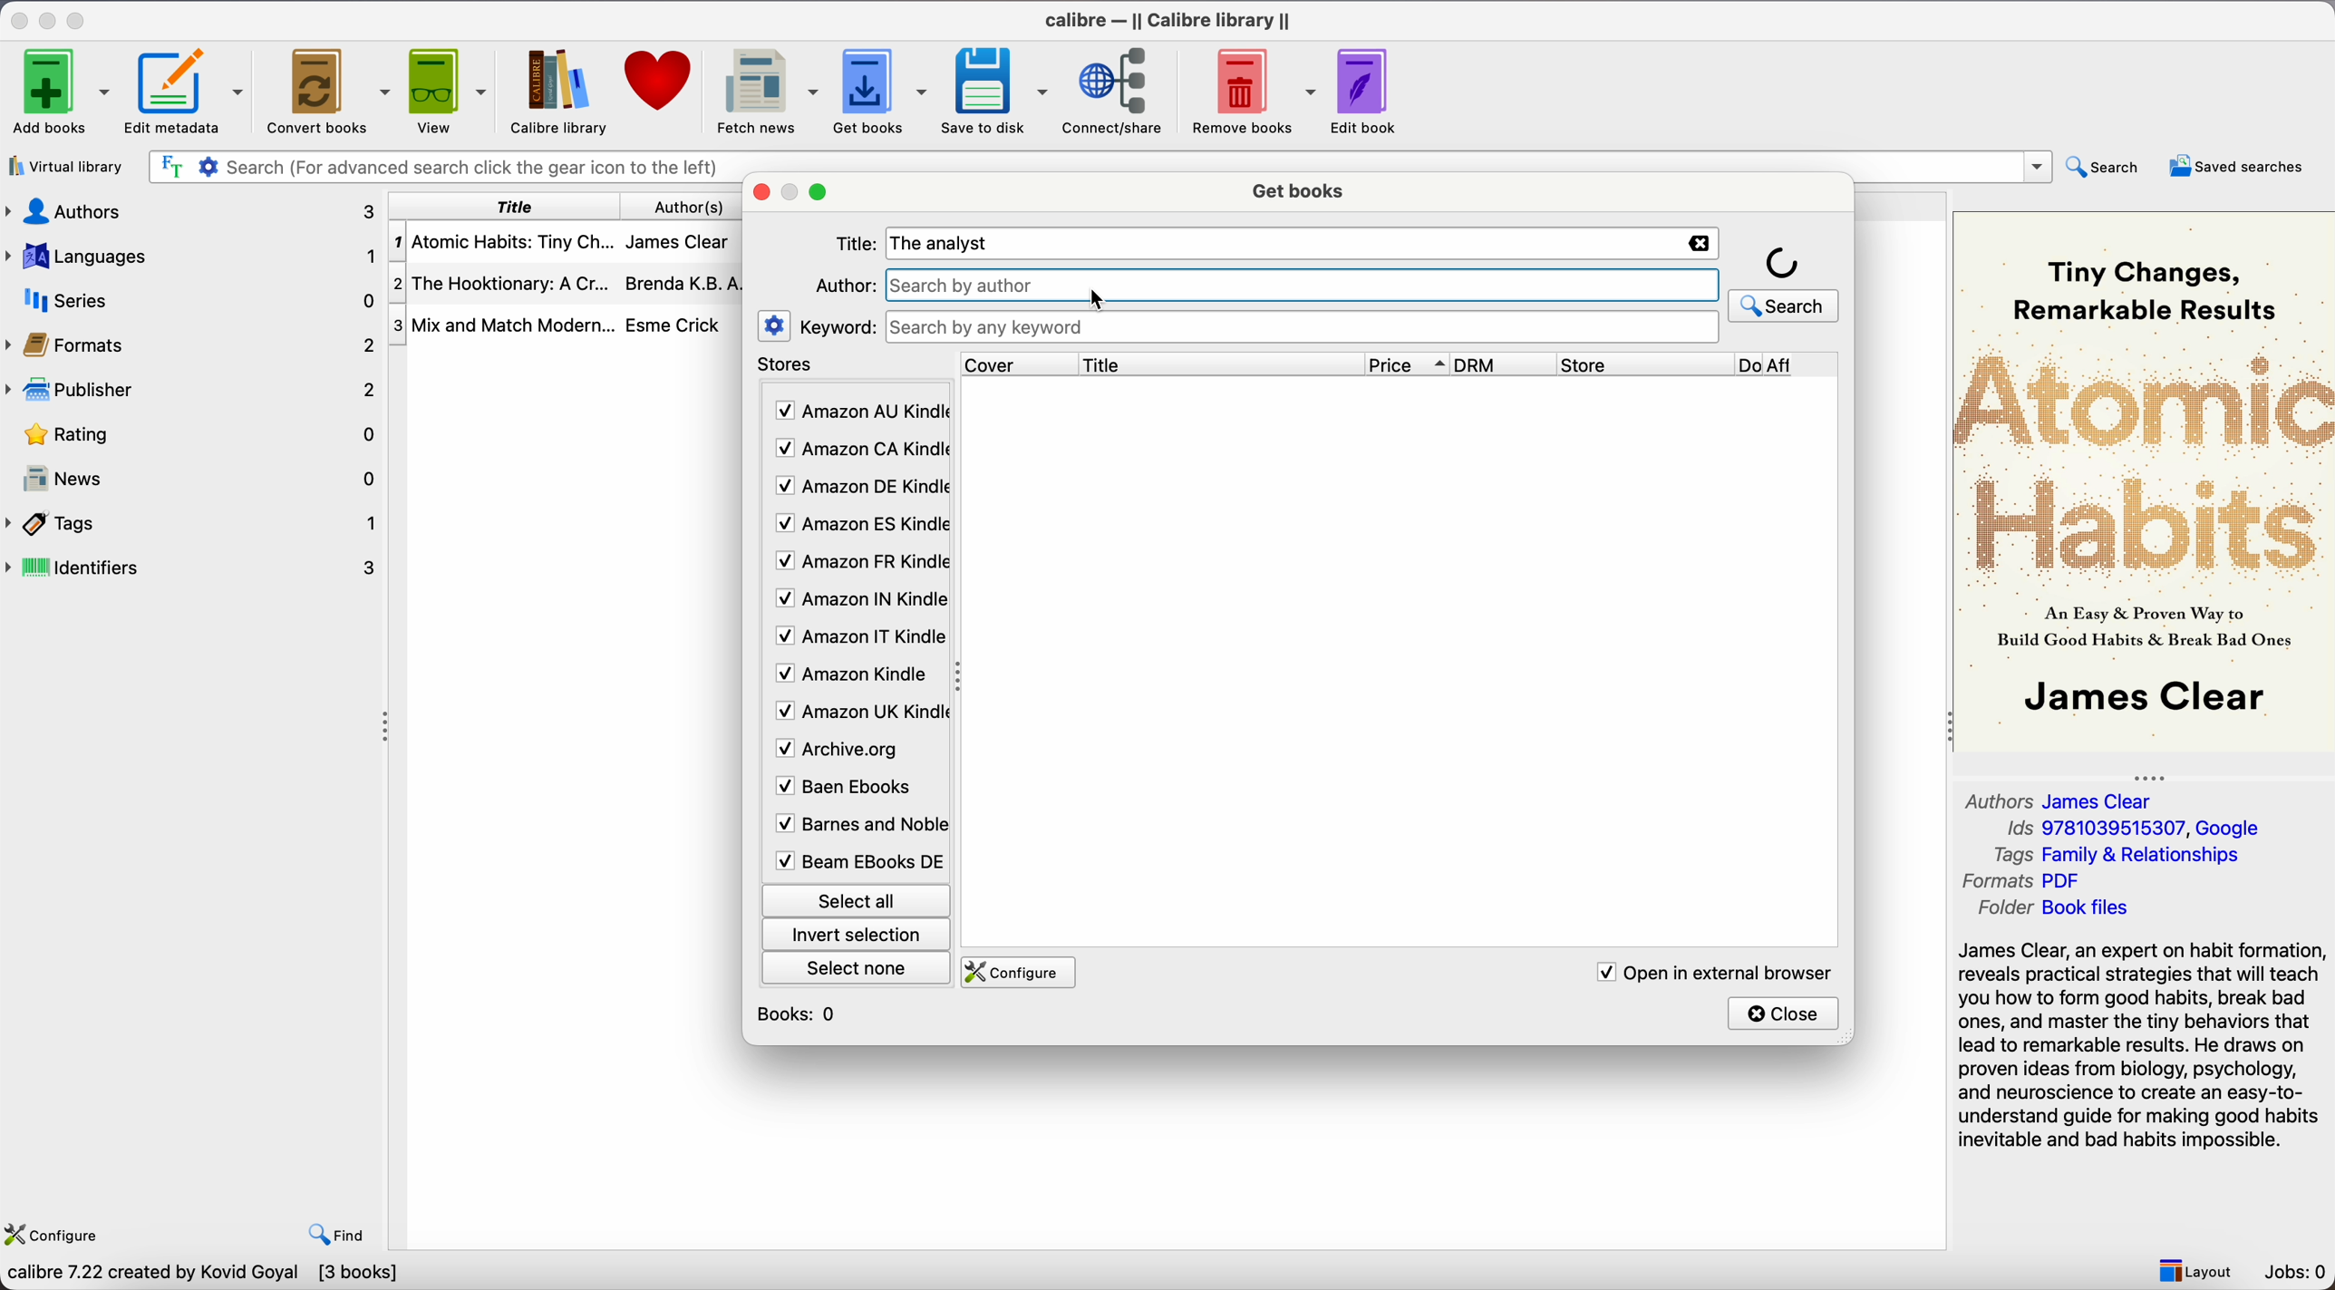  What do you see at coordinates (2039, 882) in the screenshot?
I see `Formats PDF` at bounding box center [2039, 882].